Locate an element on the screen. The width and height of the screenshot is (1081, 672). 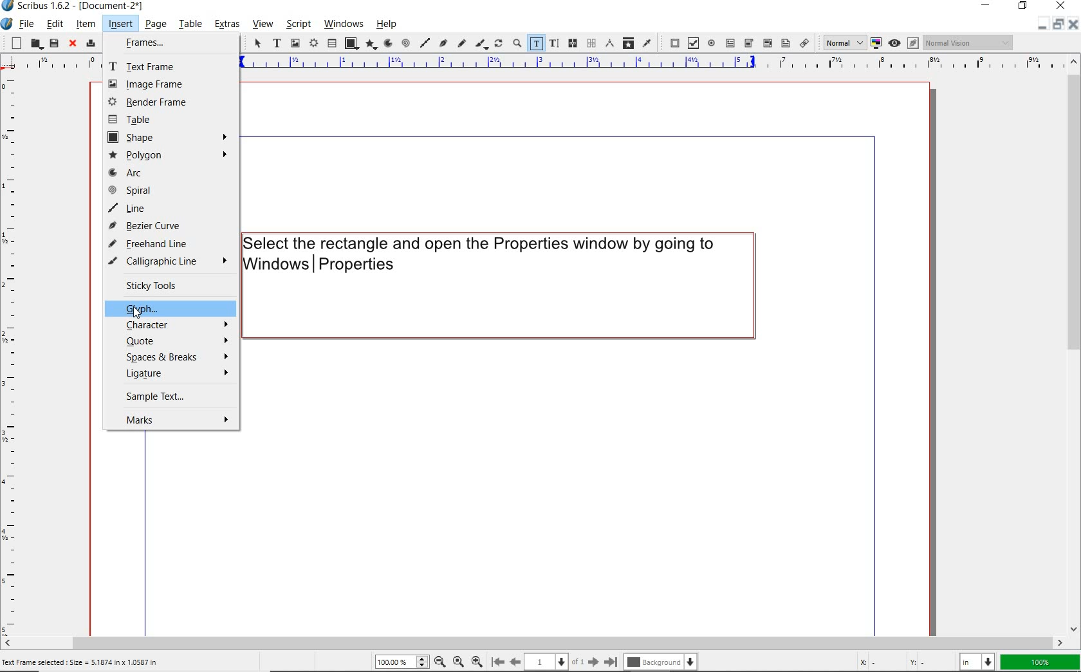
page is located at coordinates (154, 24).